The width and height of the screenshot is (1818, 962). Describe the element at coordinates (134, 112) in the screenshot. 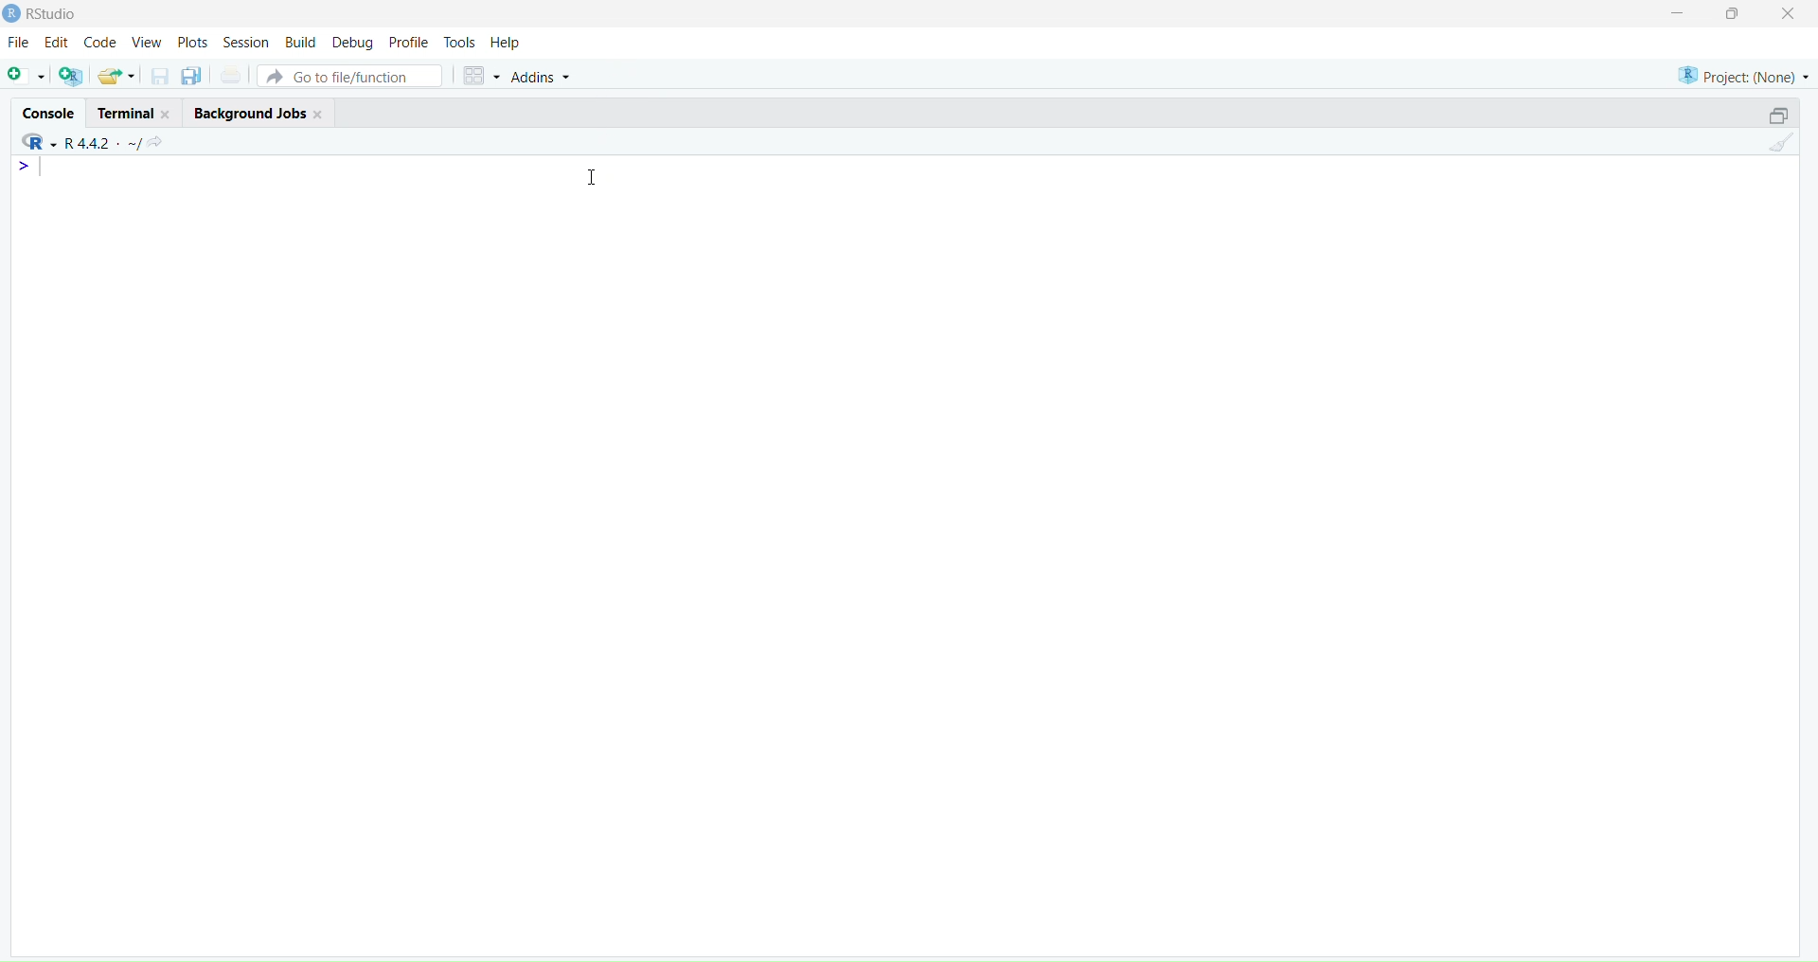

I see `terminal` at that location.